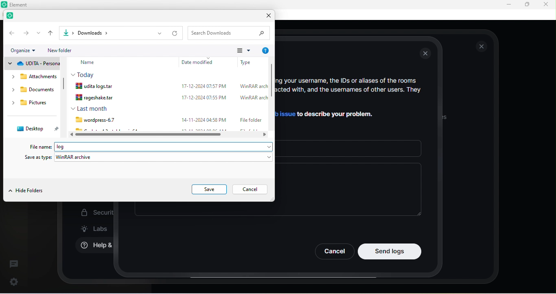 This screenshot has width=556, height=294. What do you see at coordinates (159, 33) in the screenshot?
I see `drop down` at bounding box center [159, 33].